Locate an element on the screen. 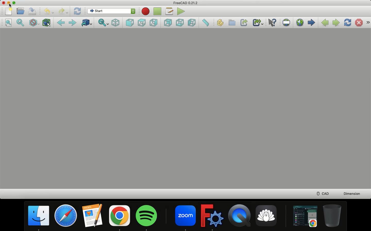  dimension is located at coordinates (353, 194).